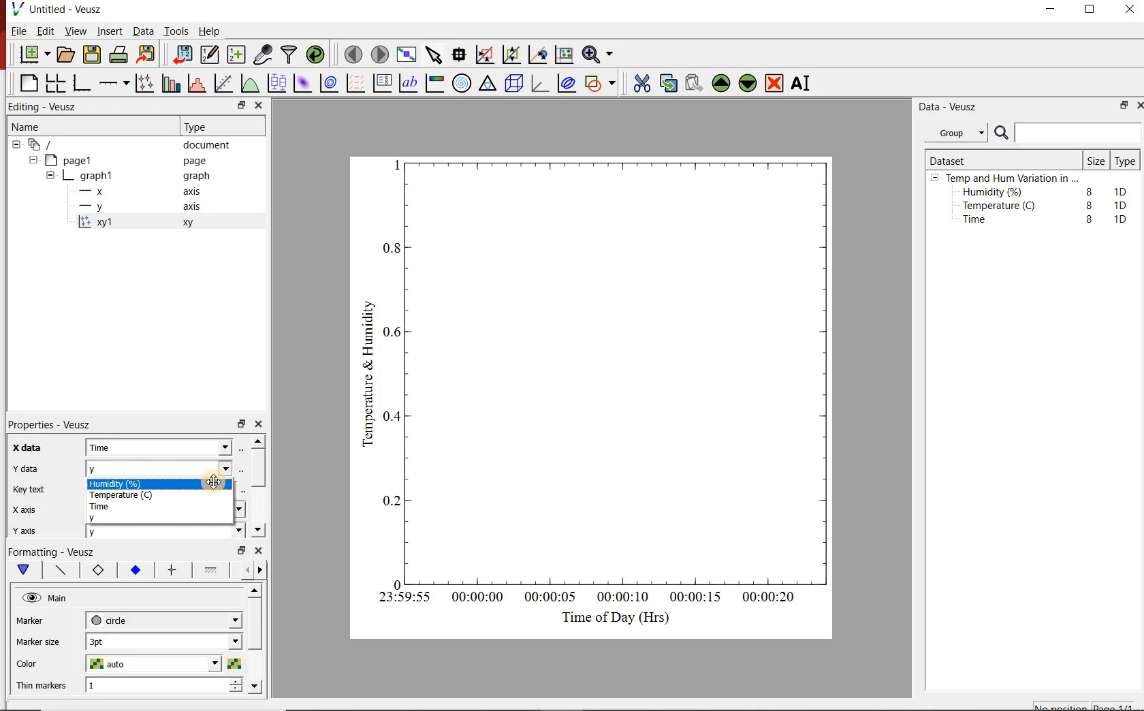  What do you see at coordinates (668, 83) in the screenshot?
I see `copy the selected widget` at bounding box center [668, 83].